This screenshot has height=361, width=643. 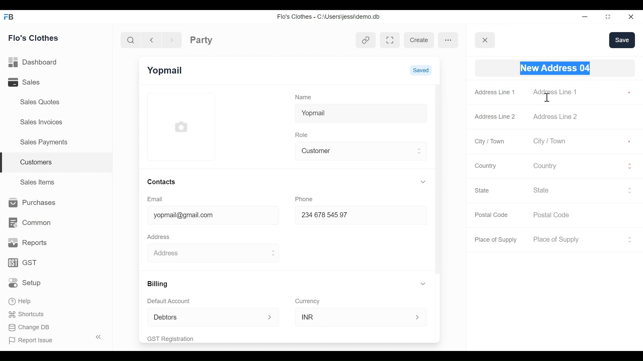 What do you see at coordinates (630, 166) in the screenshot?
I see `Expand` at bounding box center [630, 166].